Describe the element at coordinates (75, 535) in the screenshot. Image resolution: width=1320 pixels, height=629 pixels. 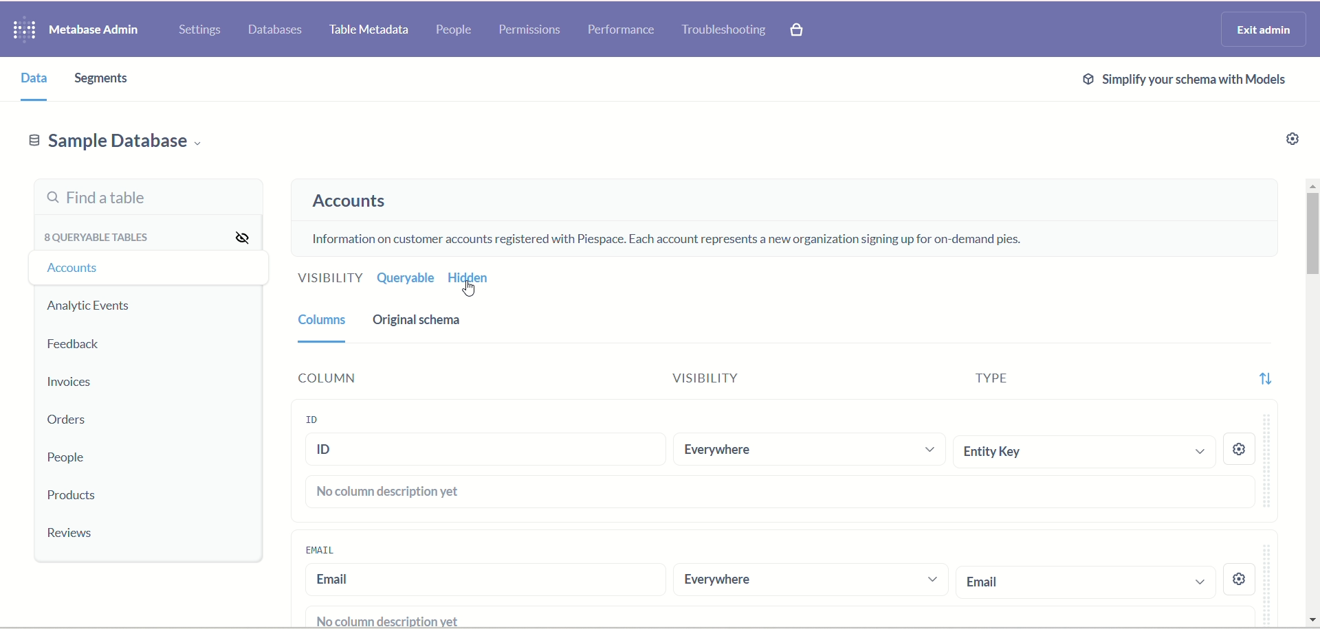
I see `reviews` at that location.